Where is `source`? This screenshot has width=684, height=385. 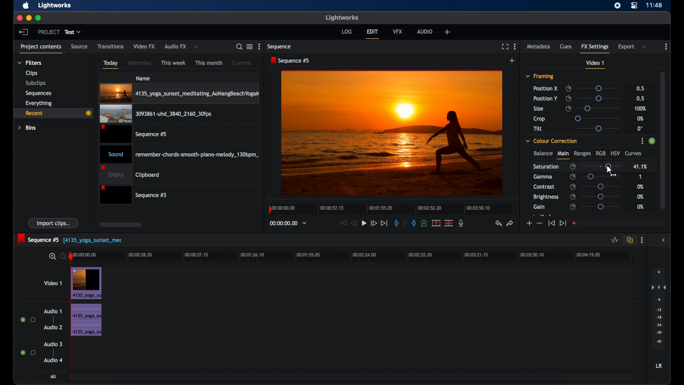
source is located at coordinates (79, 47).